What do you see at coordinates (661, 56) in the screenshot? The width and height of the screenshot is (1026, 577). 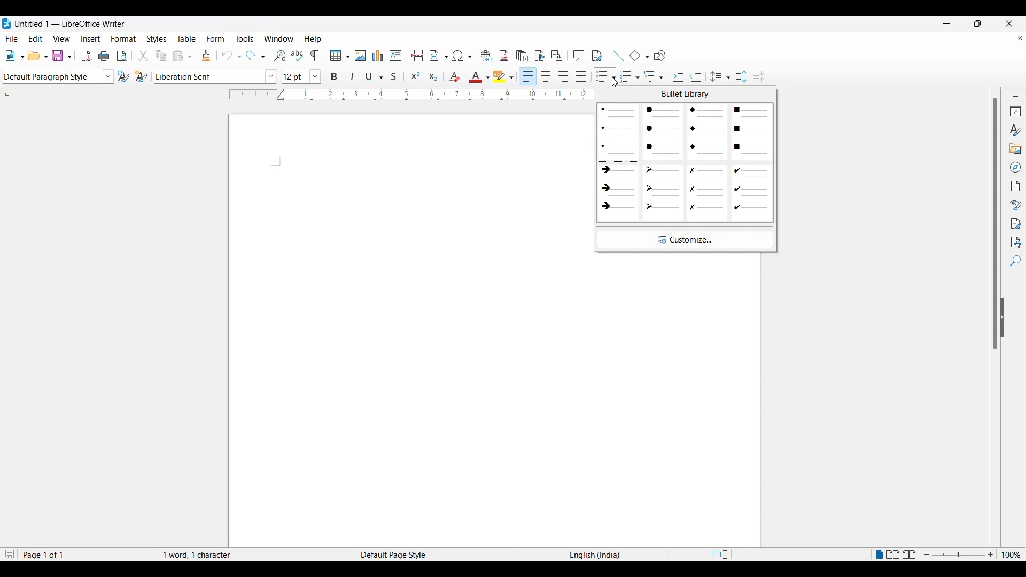 I see `show drawing function` at bounding box center [661, 56].